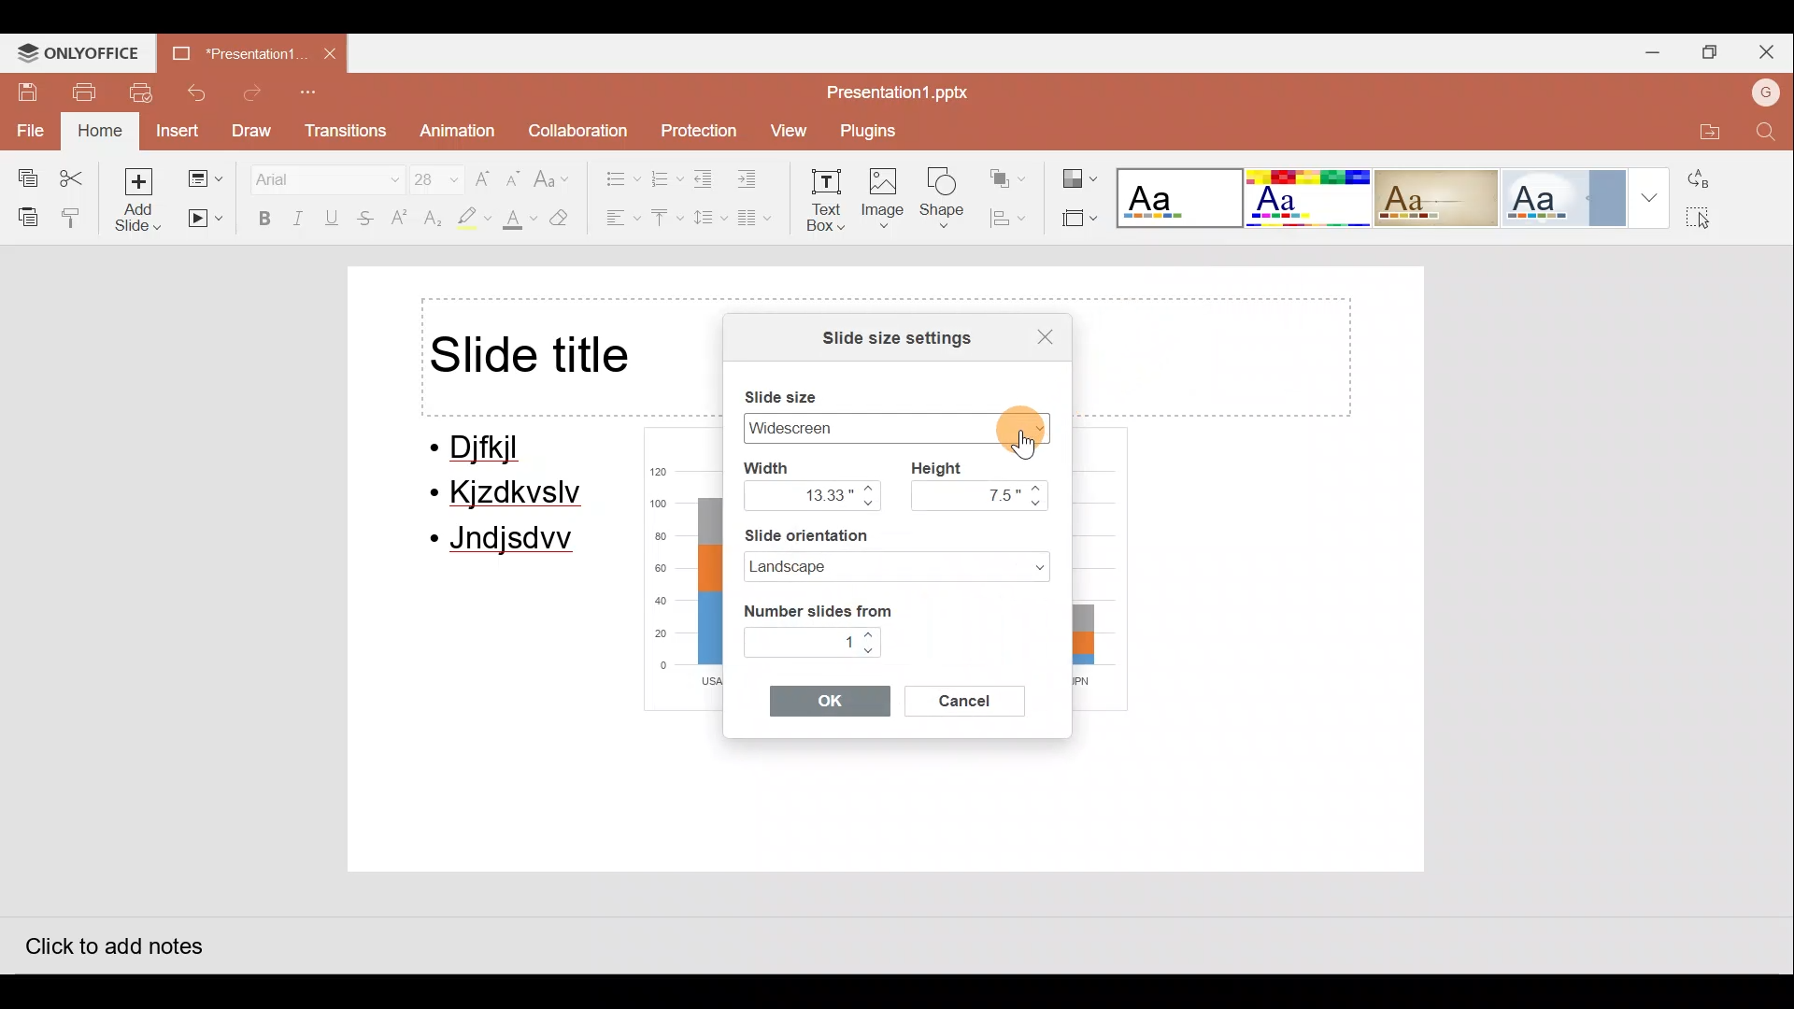 This screenshot has height=1009, width=1794. What do you see at coordinates (1040, 504) in the screenshot?
I see `Navigate down` at bounding box center [1040, 504].